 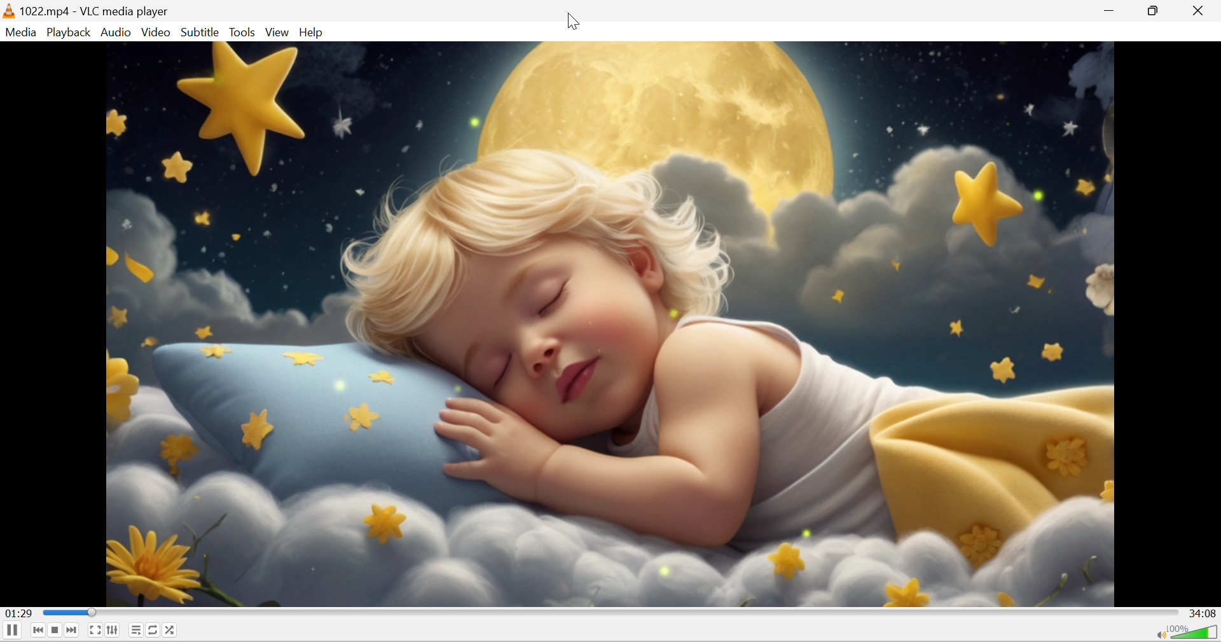 What do you see at coordinates (313, 32) in the screenshot?
I see `Help` at bounding box center [313, 32].